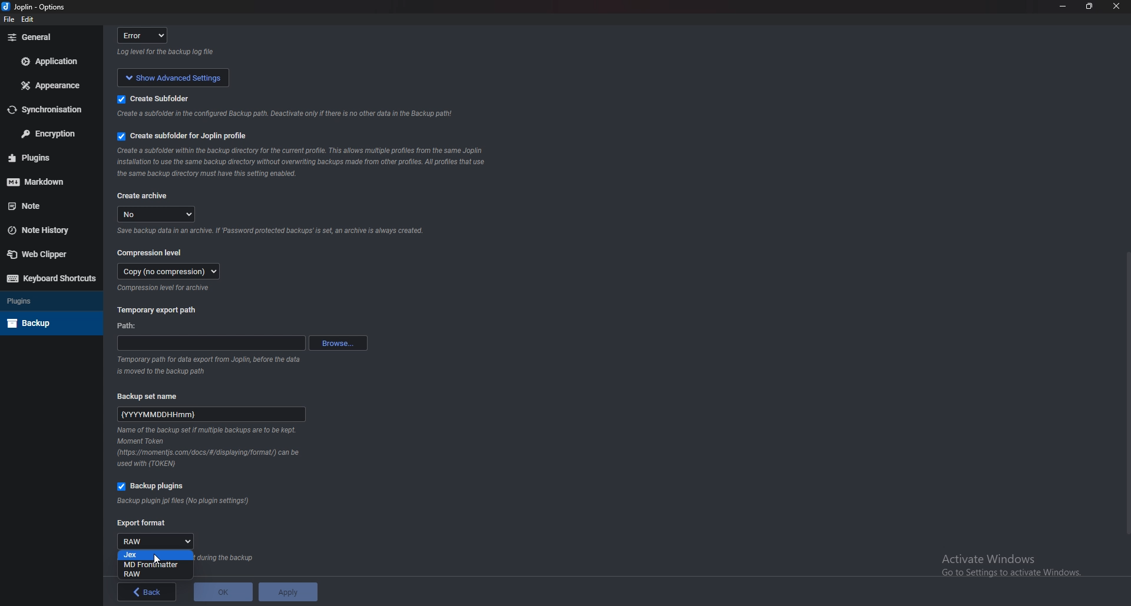  What do you see at coordinates (44, 180) in the screenshot?
I see `Mark down` at bounding box center [44, 180].